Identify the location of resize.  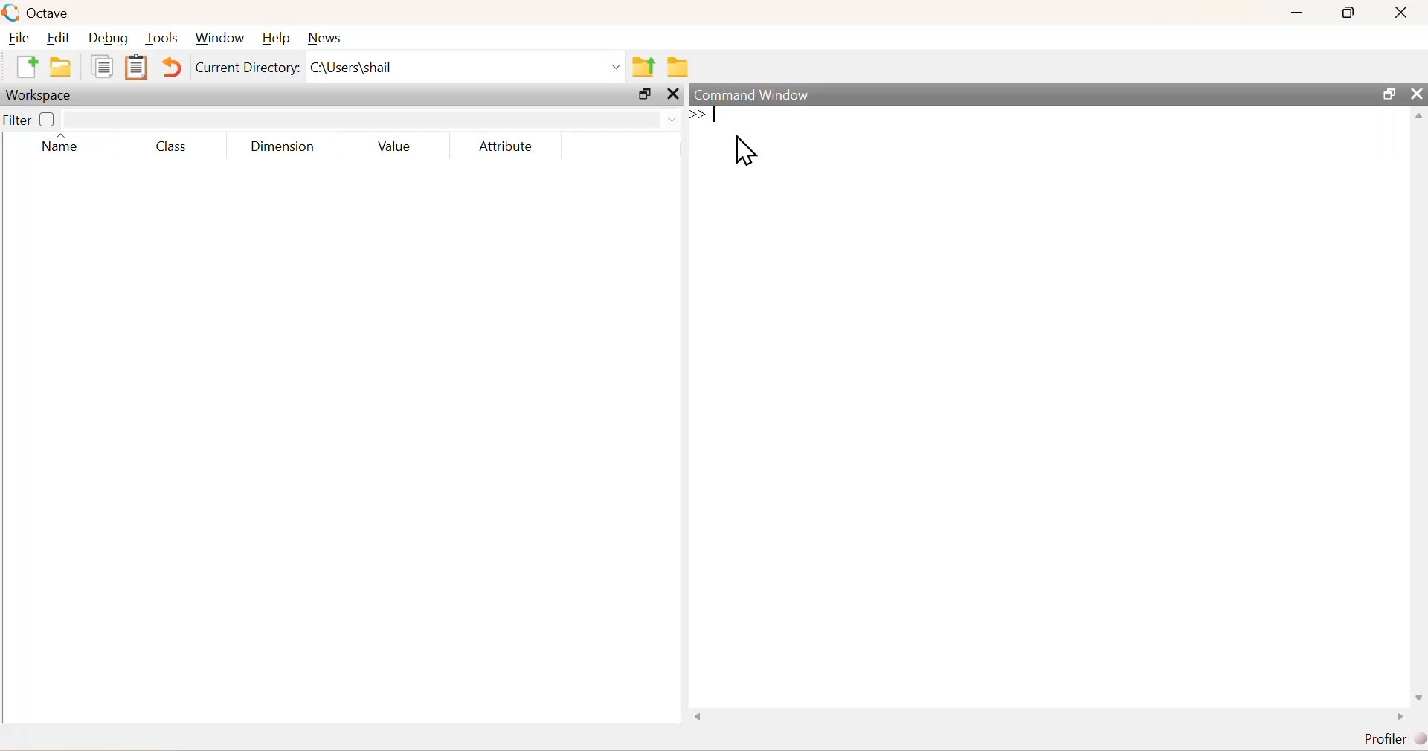
(646, 94).